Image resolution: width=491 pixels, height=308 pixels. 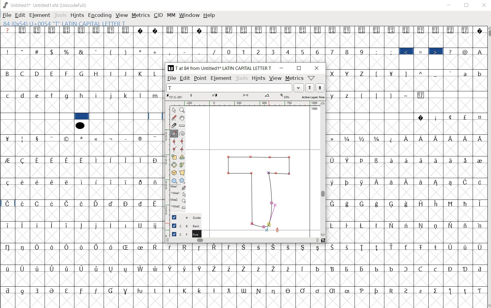 I want to click on Symbol, so click(x=452, y=269).